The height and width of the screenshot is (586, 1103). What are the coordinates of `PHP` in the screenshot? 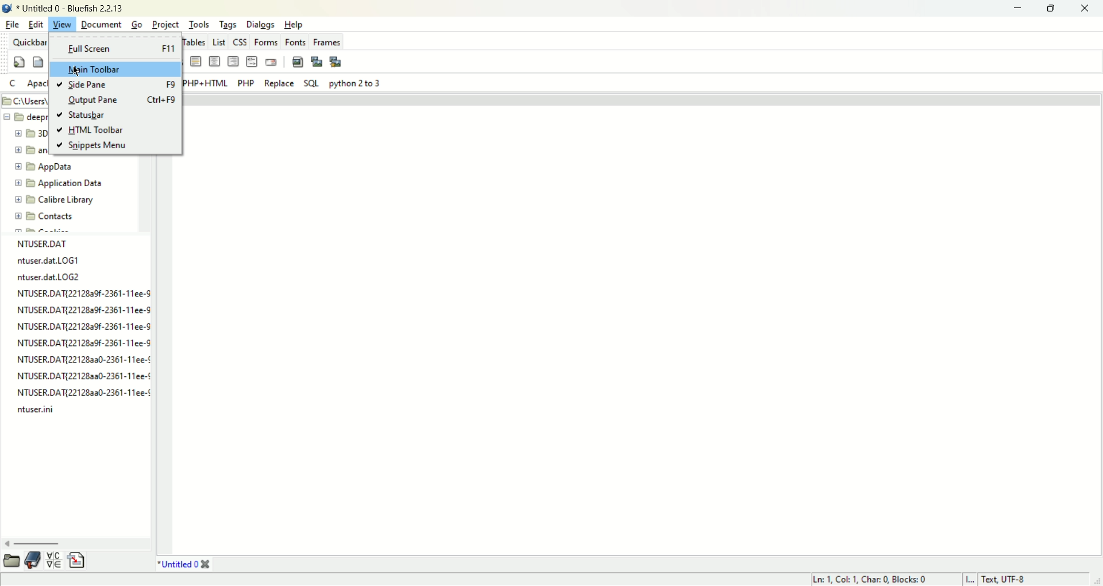 It's located at (246, 84).